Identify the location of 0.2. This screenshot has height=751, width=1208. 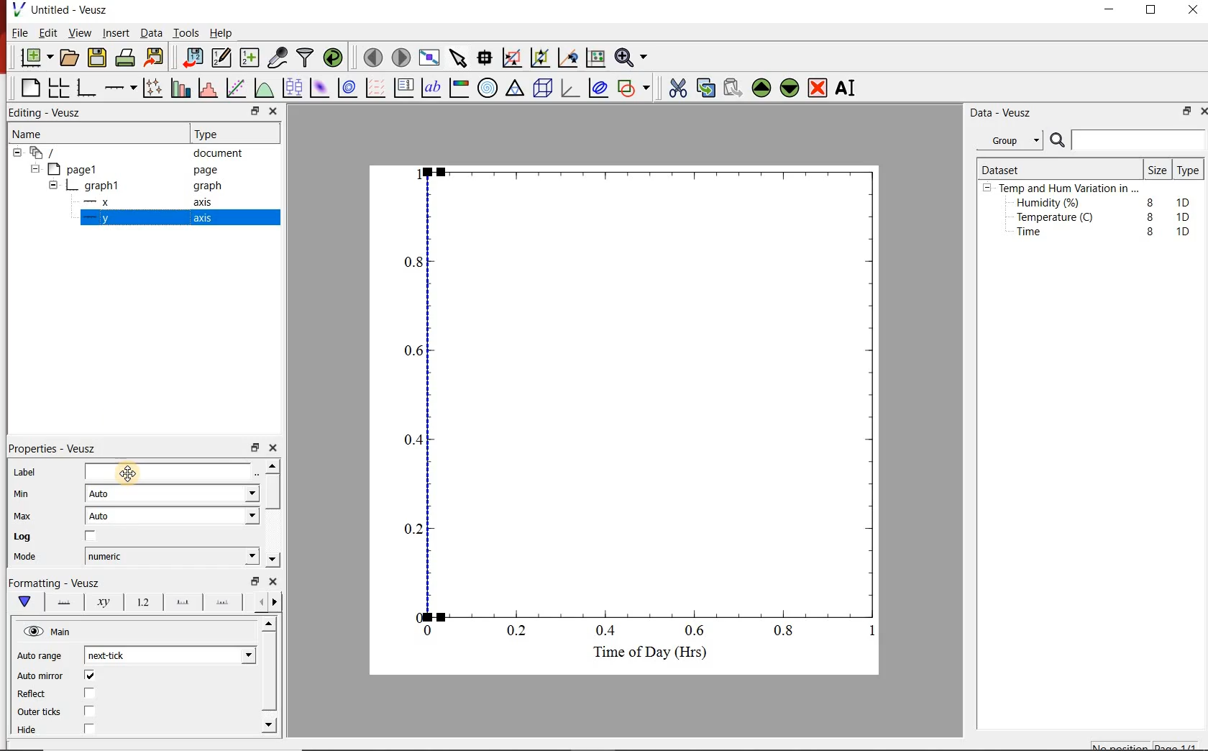
(411, 529).